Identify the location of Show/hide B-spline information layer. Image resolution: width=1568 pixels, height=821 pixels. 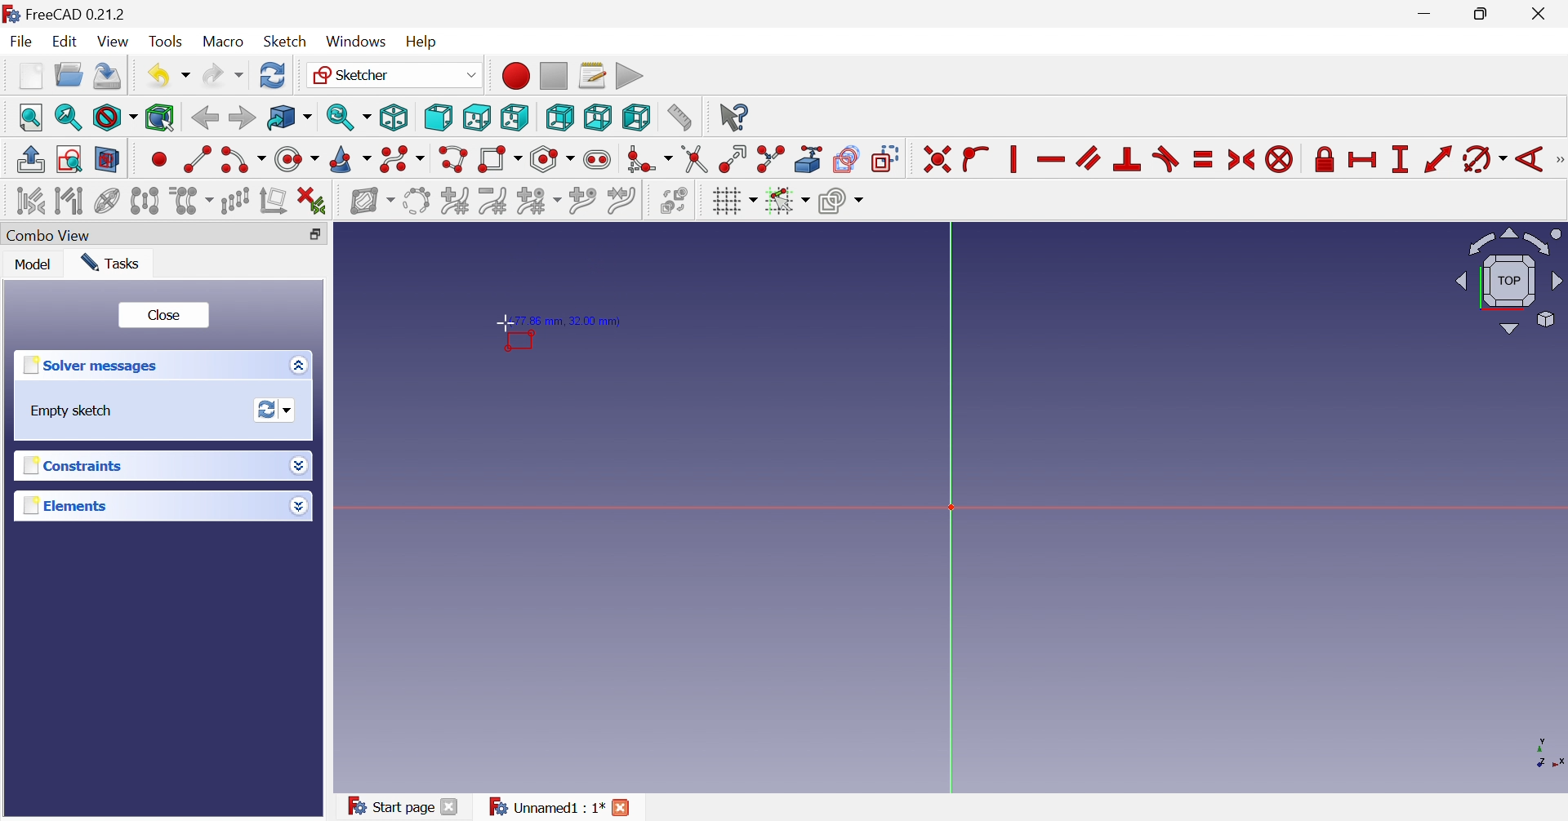
(372, 201).